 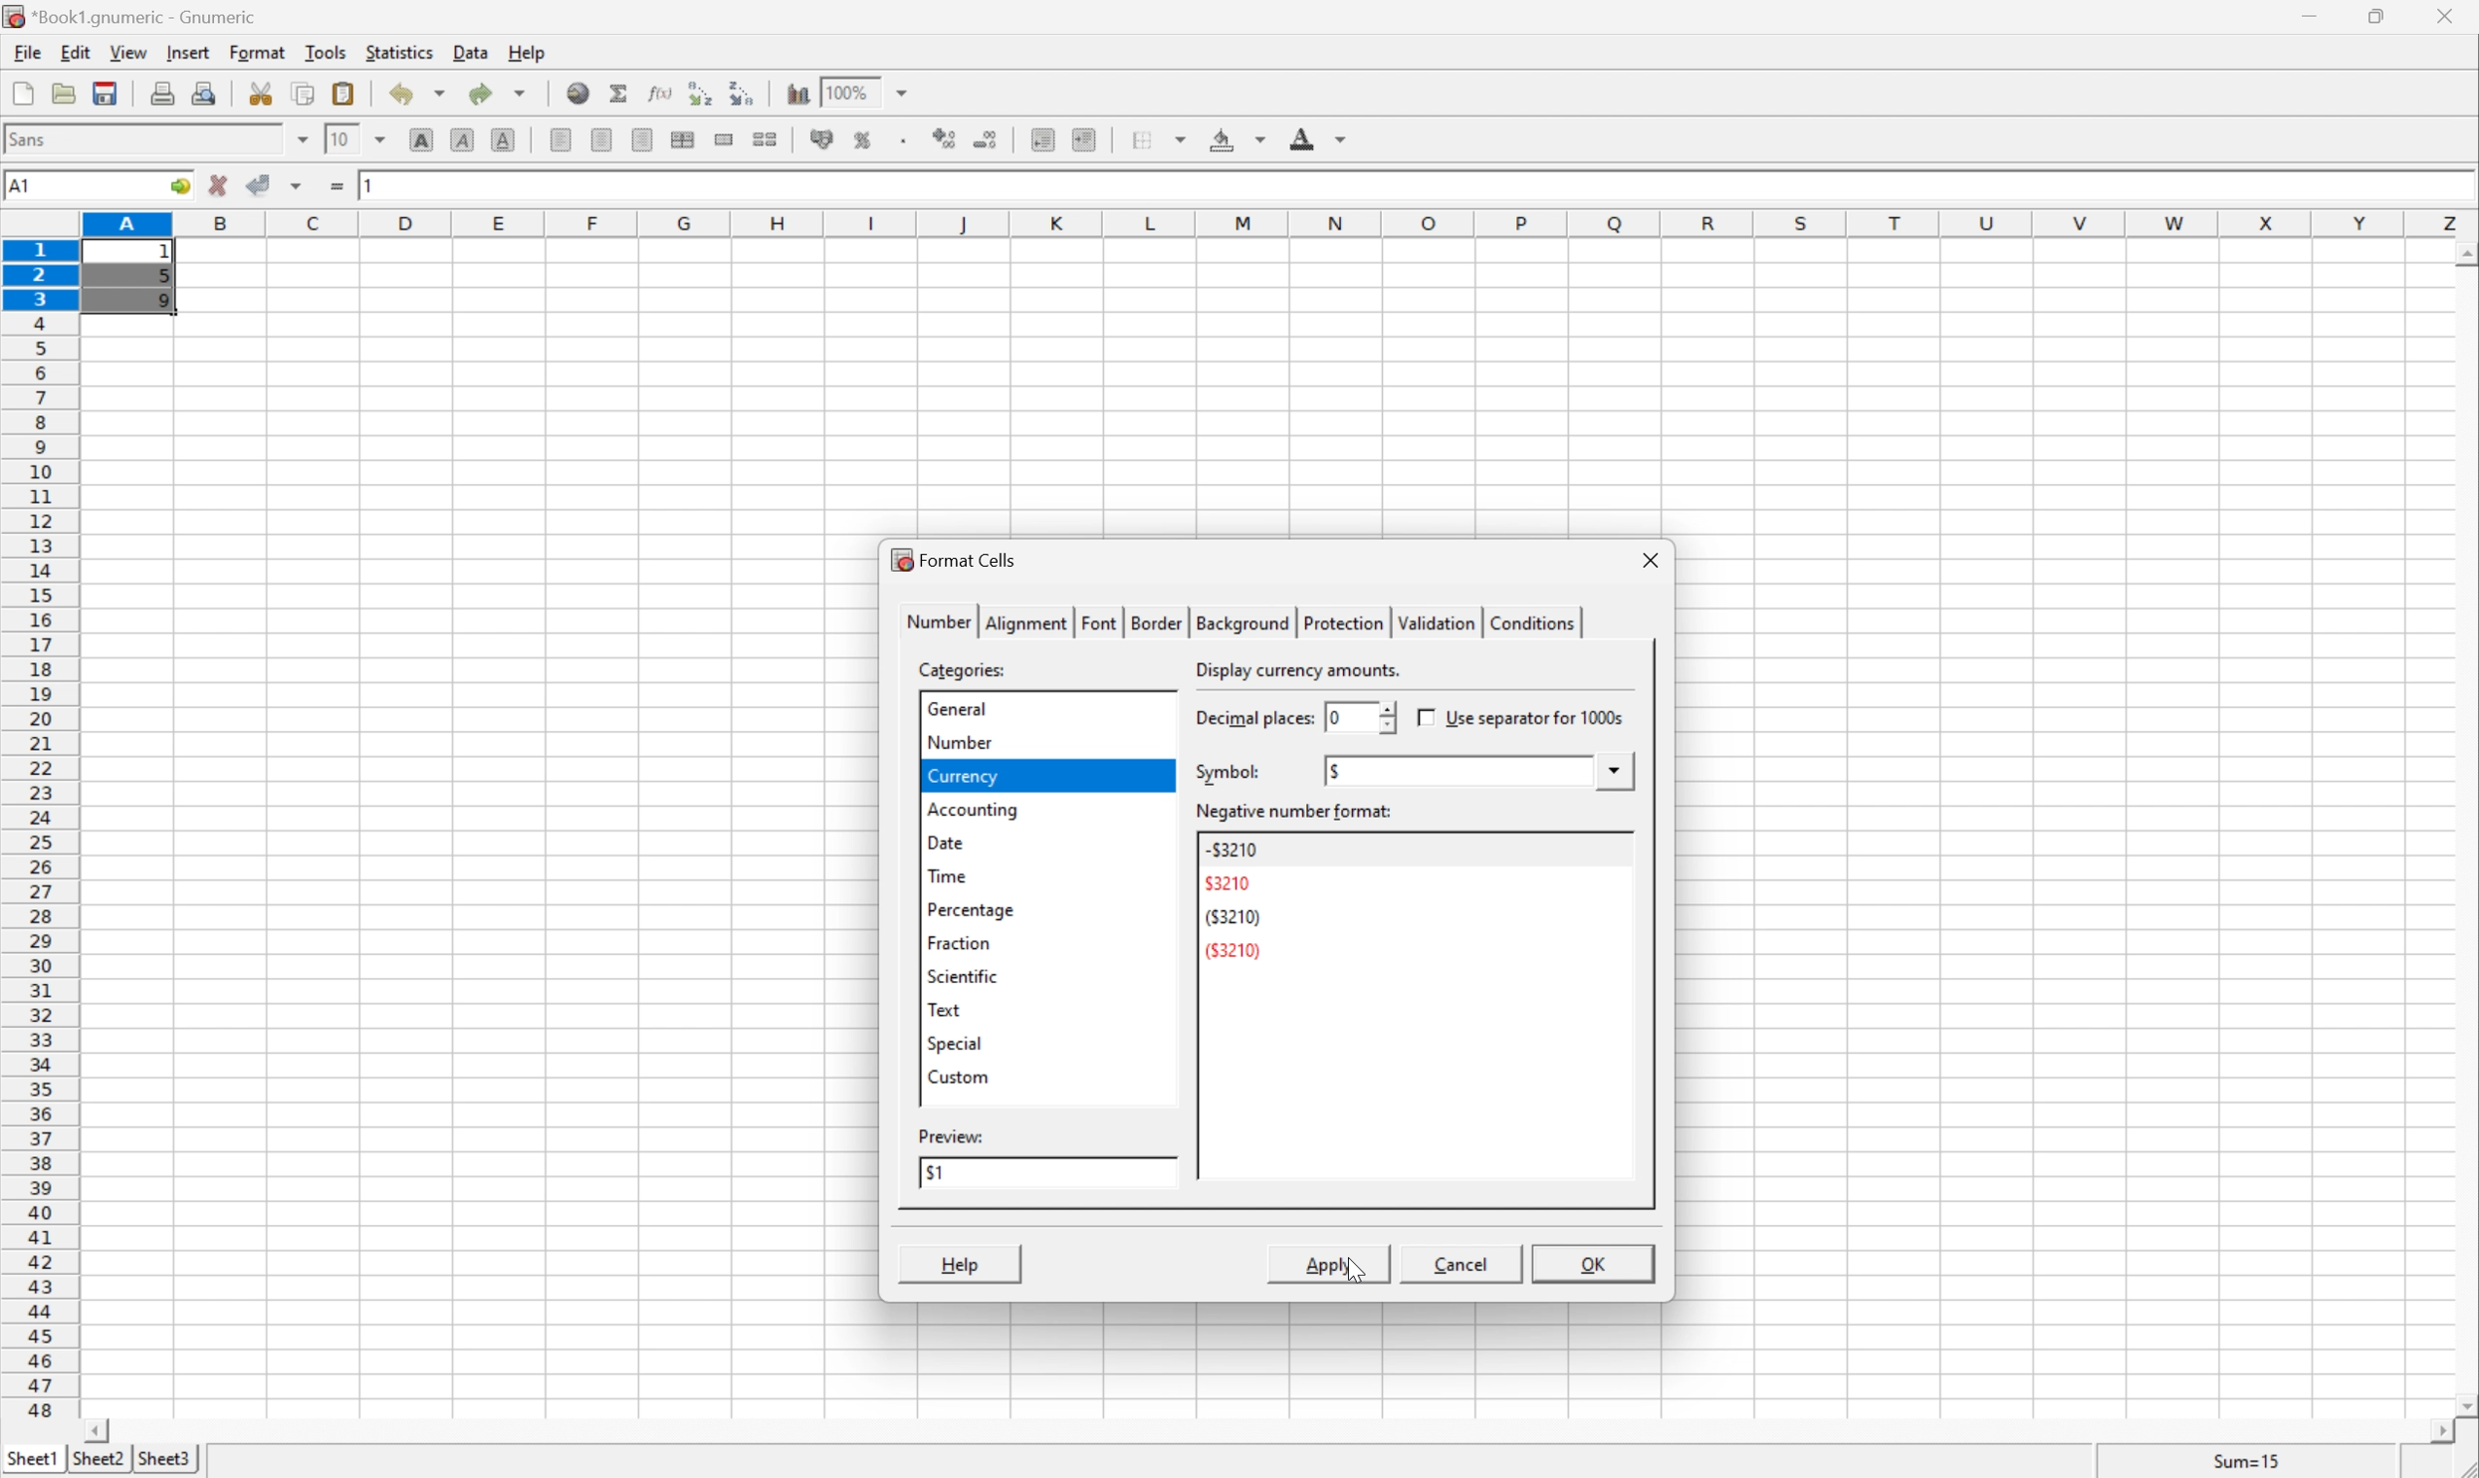 What do you see at coordinates (1357, 1272) in the screenshot?
I see `cursor` at bounding box center [1357, 1272].